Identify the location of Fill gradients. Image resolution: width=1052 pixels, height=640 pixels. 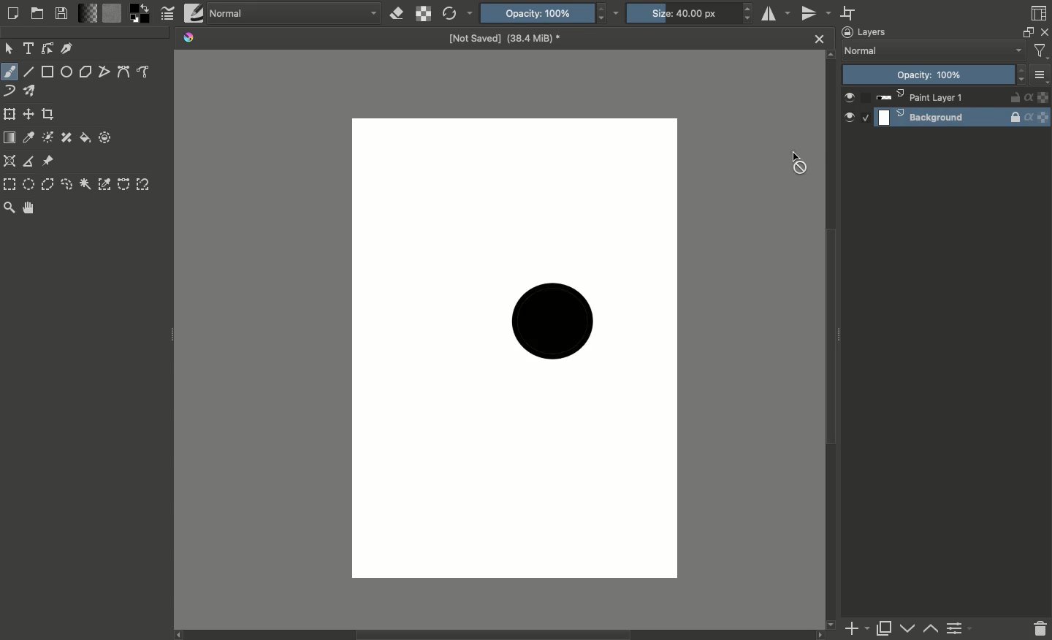
(88, 13).